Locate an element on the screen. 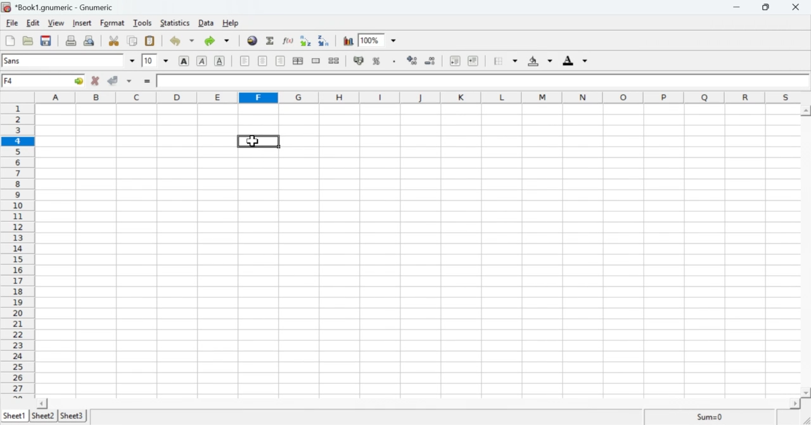 The image size is (811, 425). Zoom is located at coordinates (369, 39).